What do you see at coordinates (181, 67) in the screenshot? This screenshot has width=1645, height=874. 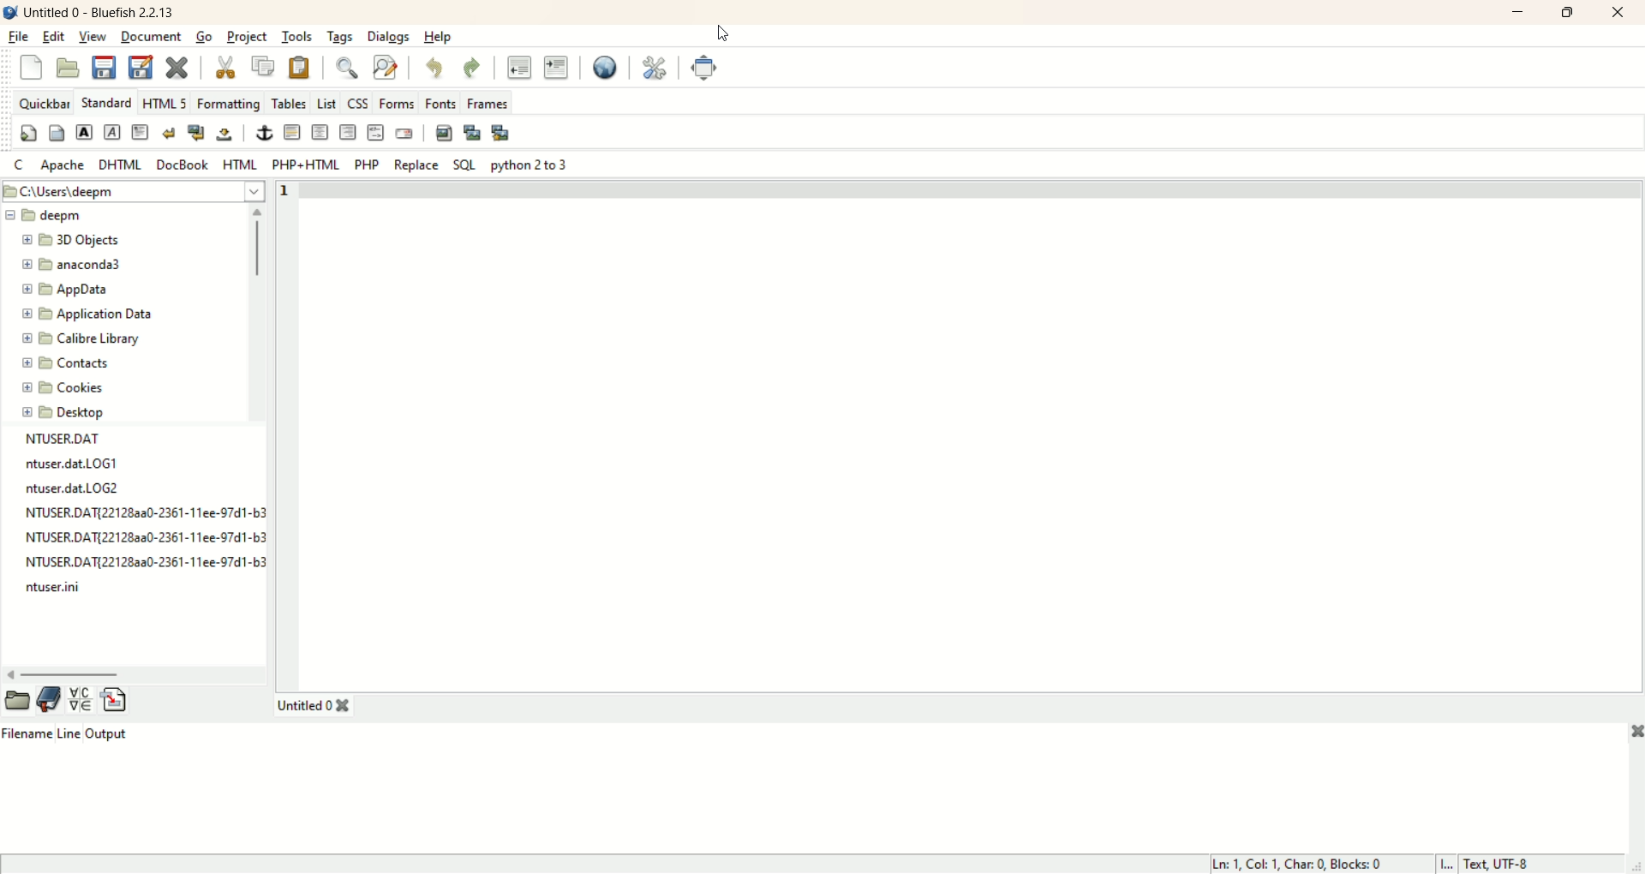 I see `close current file` at bounding box center [181, 67].